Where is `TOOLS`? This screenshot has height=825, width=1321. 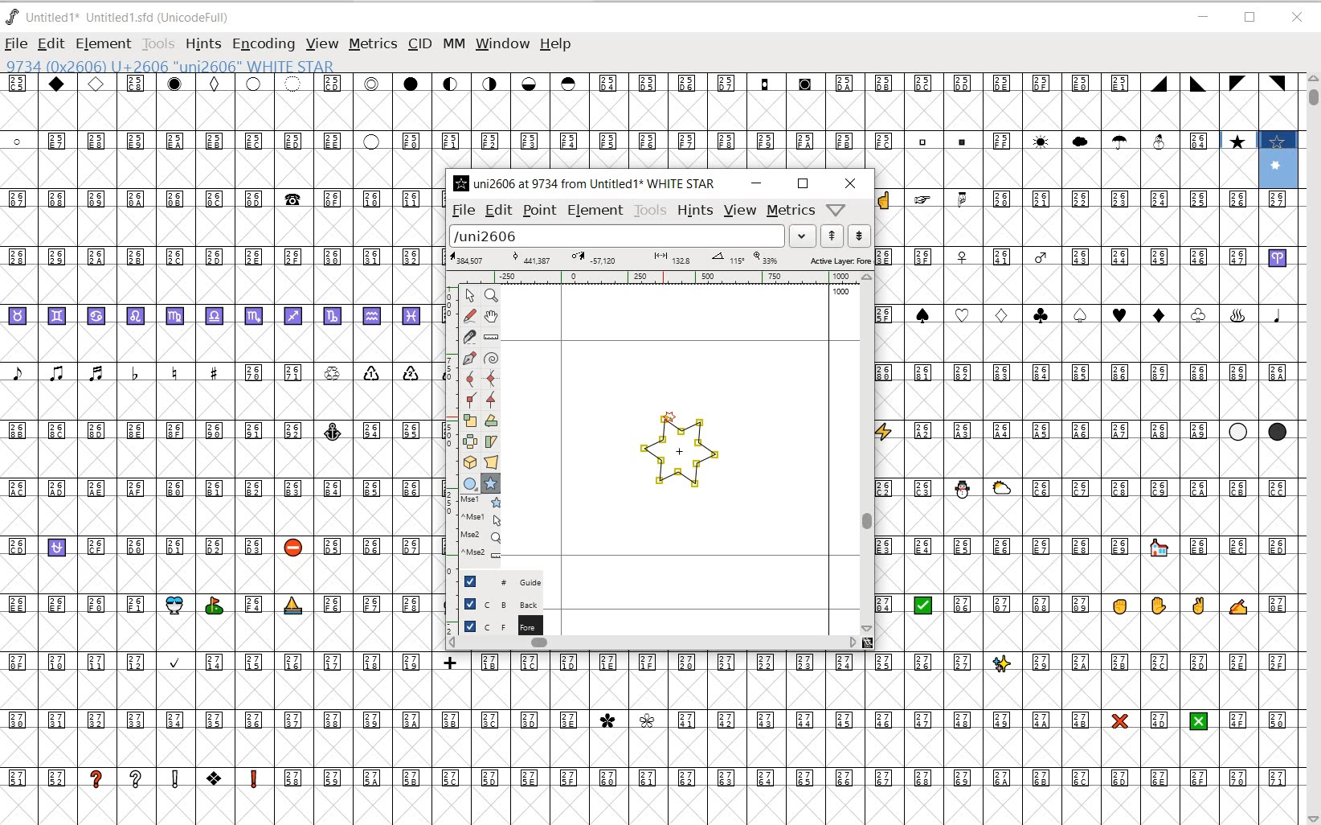 TOOLS is located at coordinates (160, 44).